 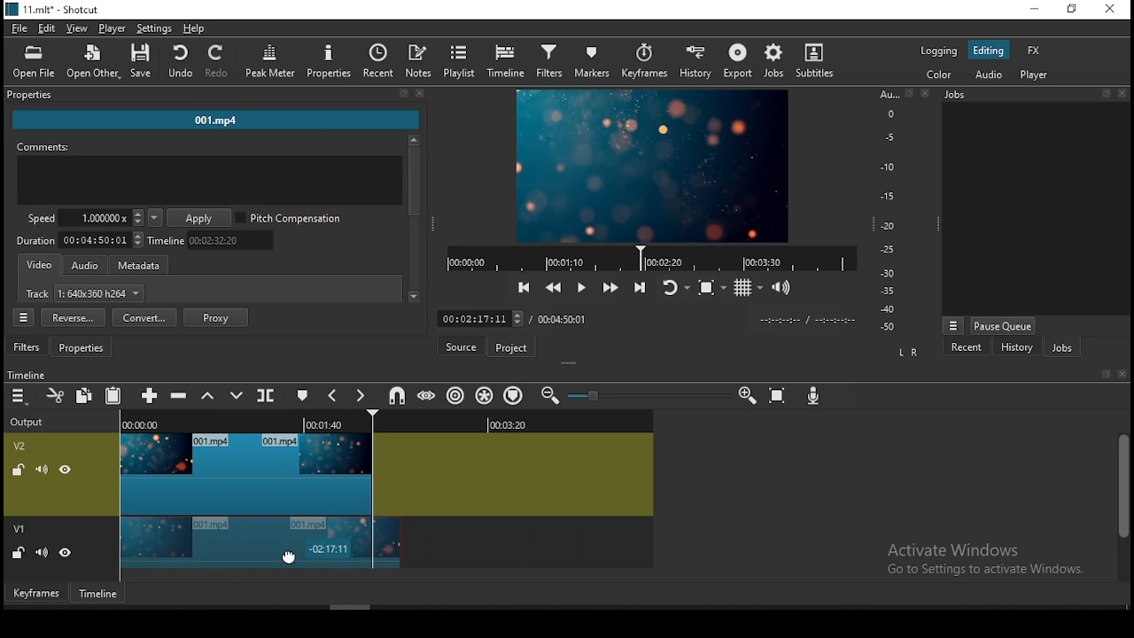 I want to click on video, so click(x=41, y=266).